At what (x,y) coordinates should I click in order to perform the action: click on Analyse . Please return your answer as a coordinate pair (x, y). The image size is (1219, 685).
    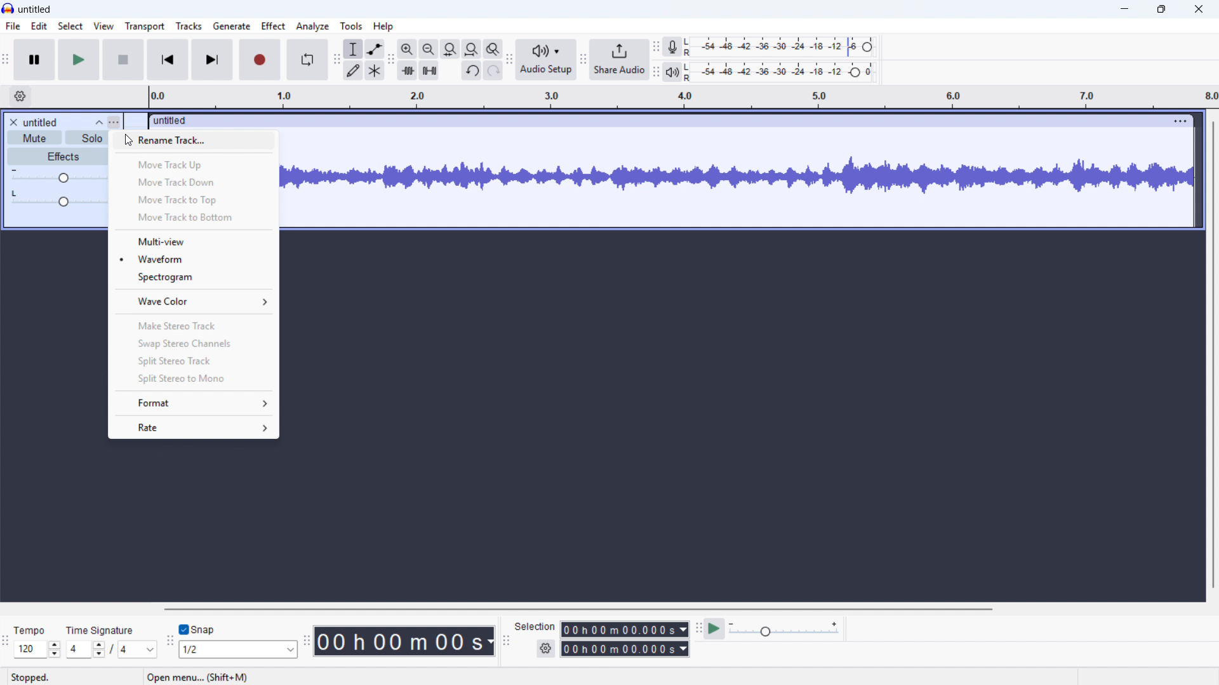
    Looking at the image, I should click on (312, 26).